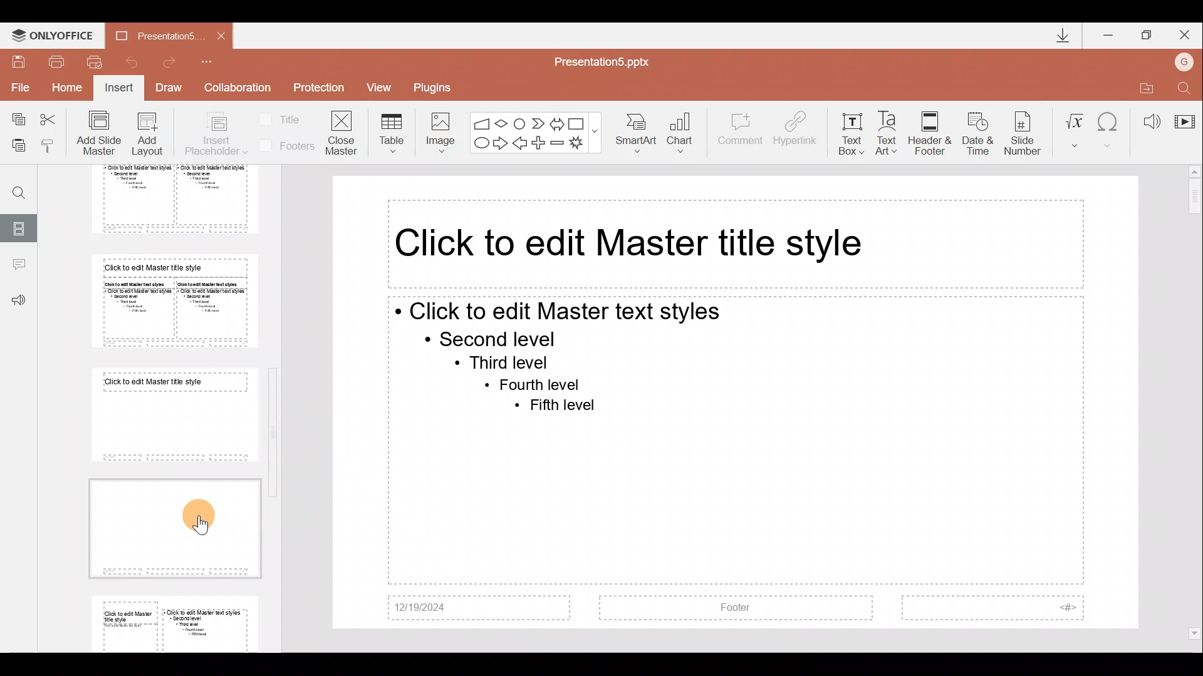  I want to click on Plugins, so click(437, 86).